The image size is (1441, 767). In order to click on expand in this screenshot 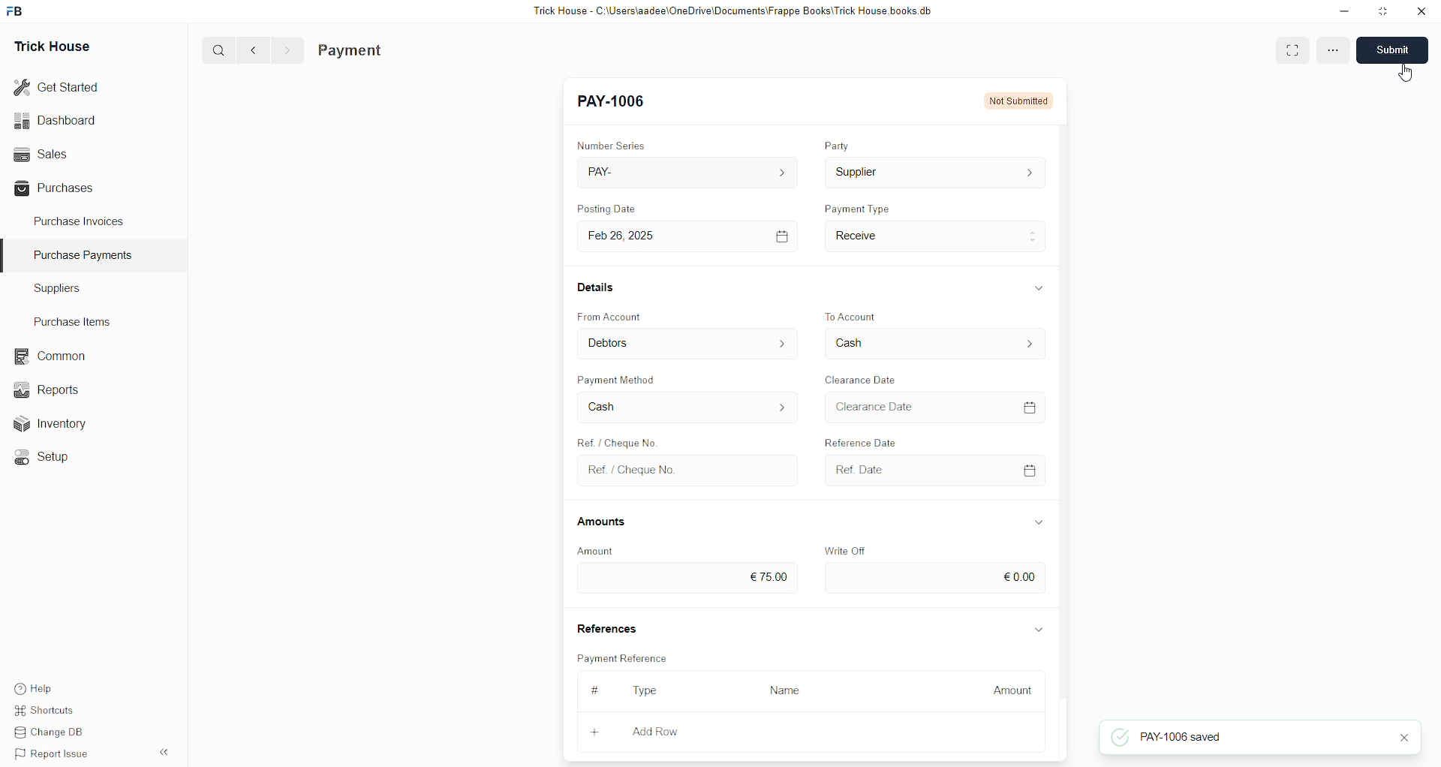, I will do `click(167, 752)`.